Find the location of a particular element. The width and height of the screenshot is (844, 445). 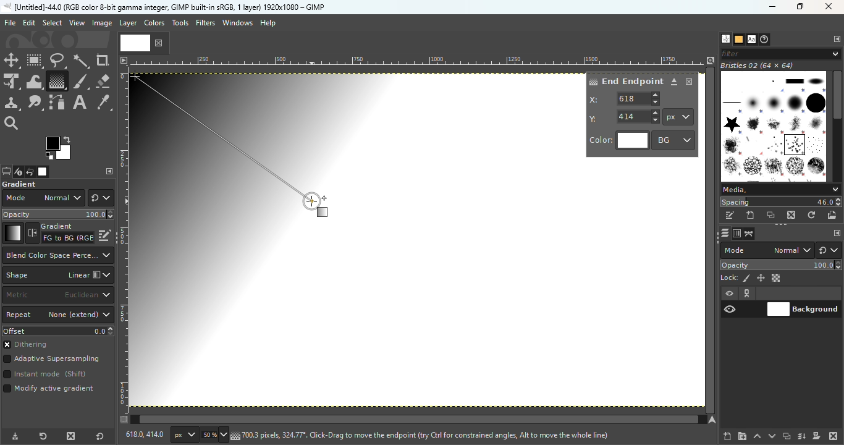

Switch to another group of modes is located at coordinates (101, 198).